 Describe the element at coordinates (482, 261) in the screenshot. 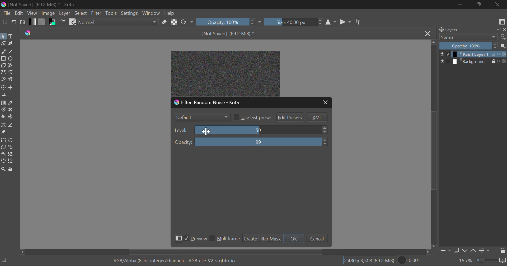

I see `Zoom` at that location.